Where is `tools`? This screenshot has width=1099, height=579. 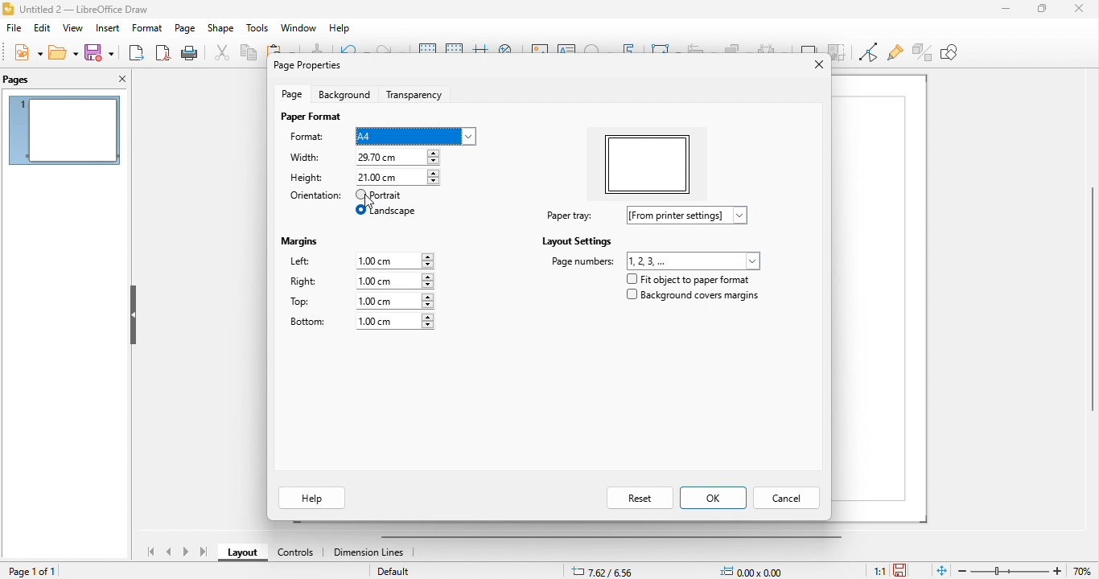 tools is located at coordinates (257, 29).